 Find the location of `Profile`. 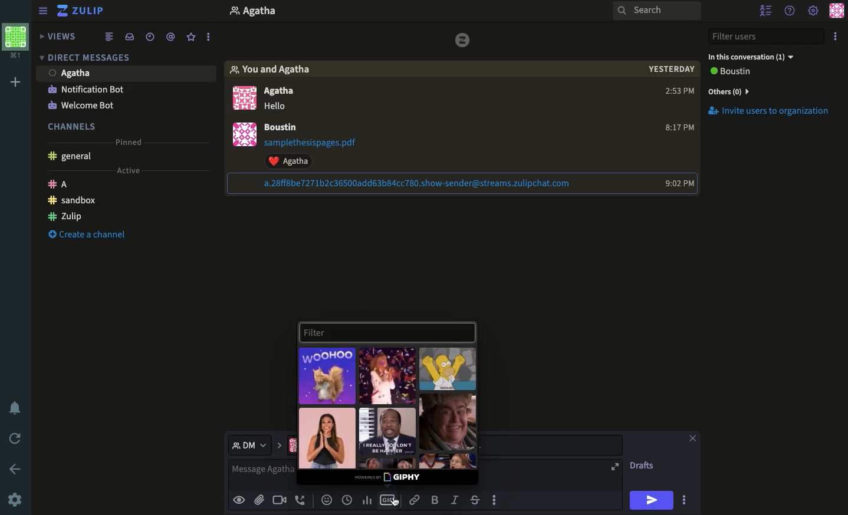

Profile is located at coordinates (242, 97).